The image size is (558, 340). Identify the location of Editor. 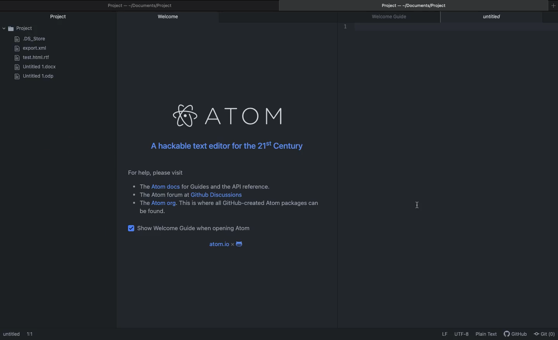
(356, 28).